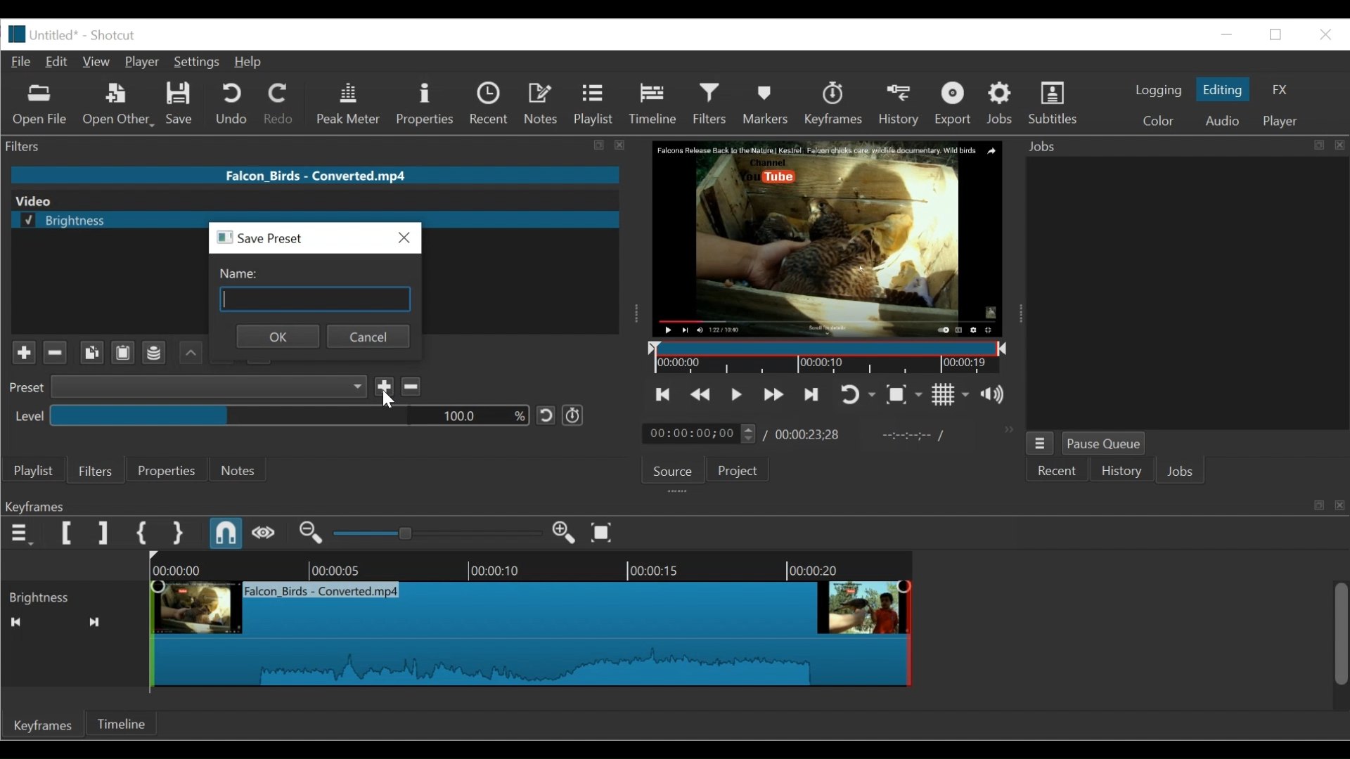  Describe the element at coordinates (542, 103) in the screenshot. I see `Notes` at that location.